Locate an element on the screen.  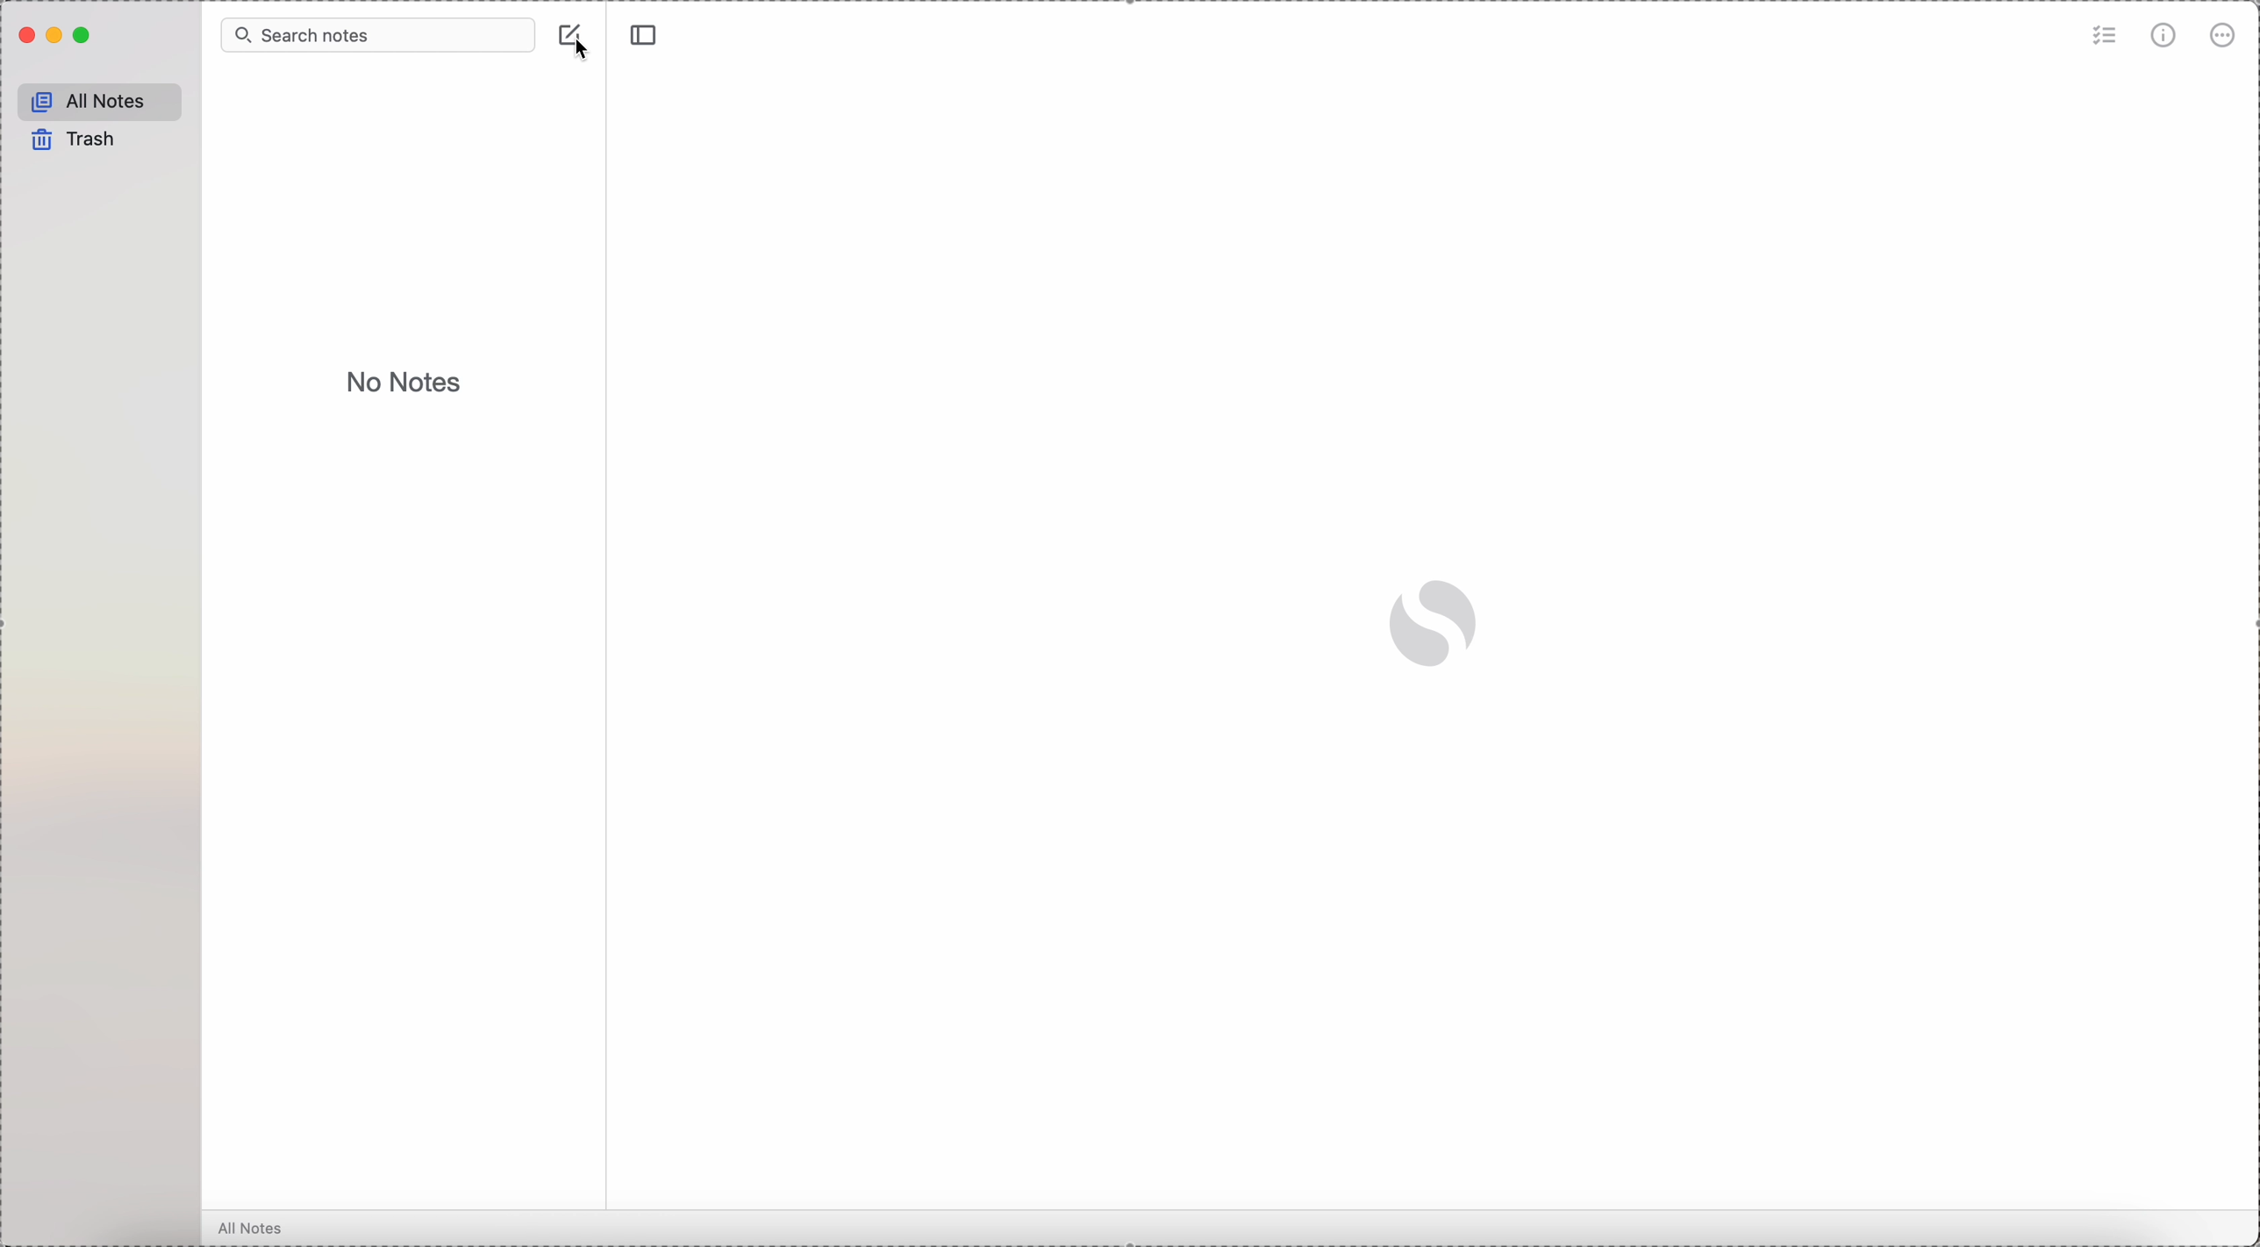
no notes is located at coordinates (408, 382).